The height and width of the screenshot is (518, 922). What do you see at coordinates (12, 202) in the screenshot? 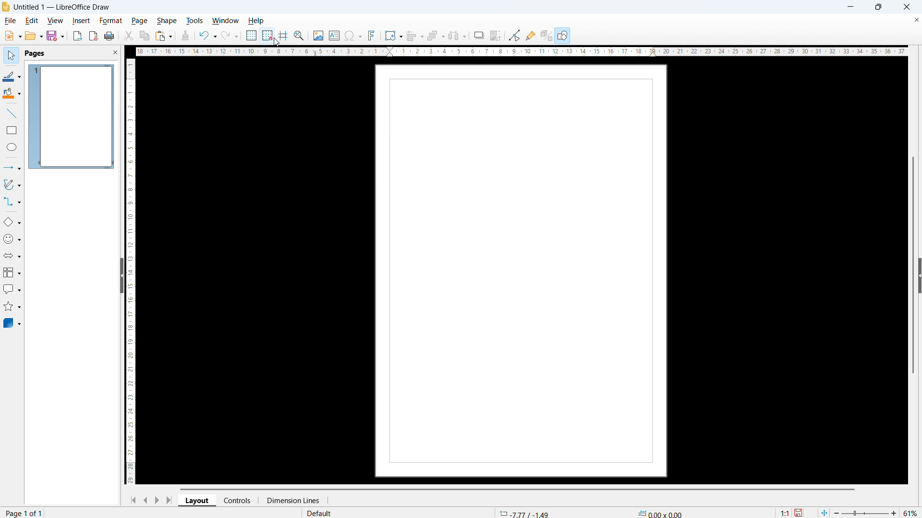
I see `connectors` at bounding box center [12, 202].